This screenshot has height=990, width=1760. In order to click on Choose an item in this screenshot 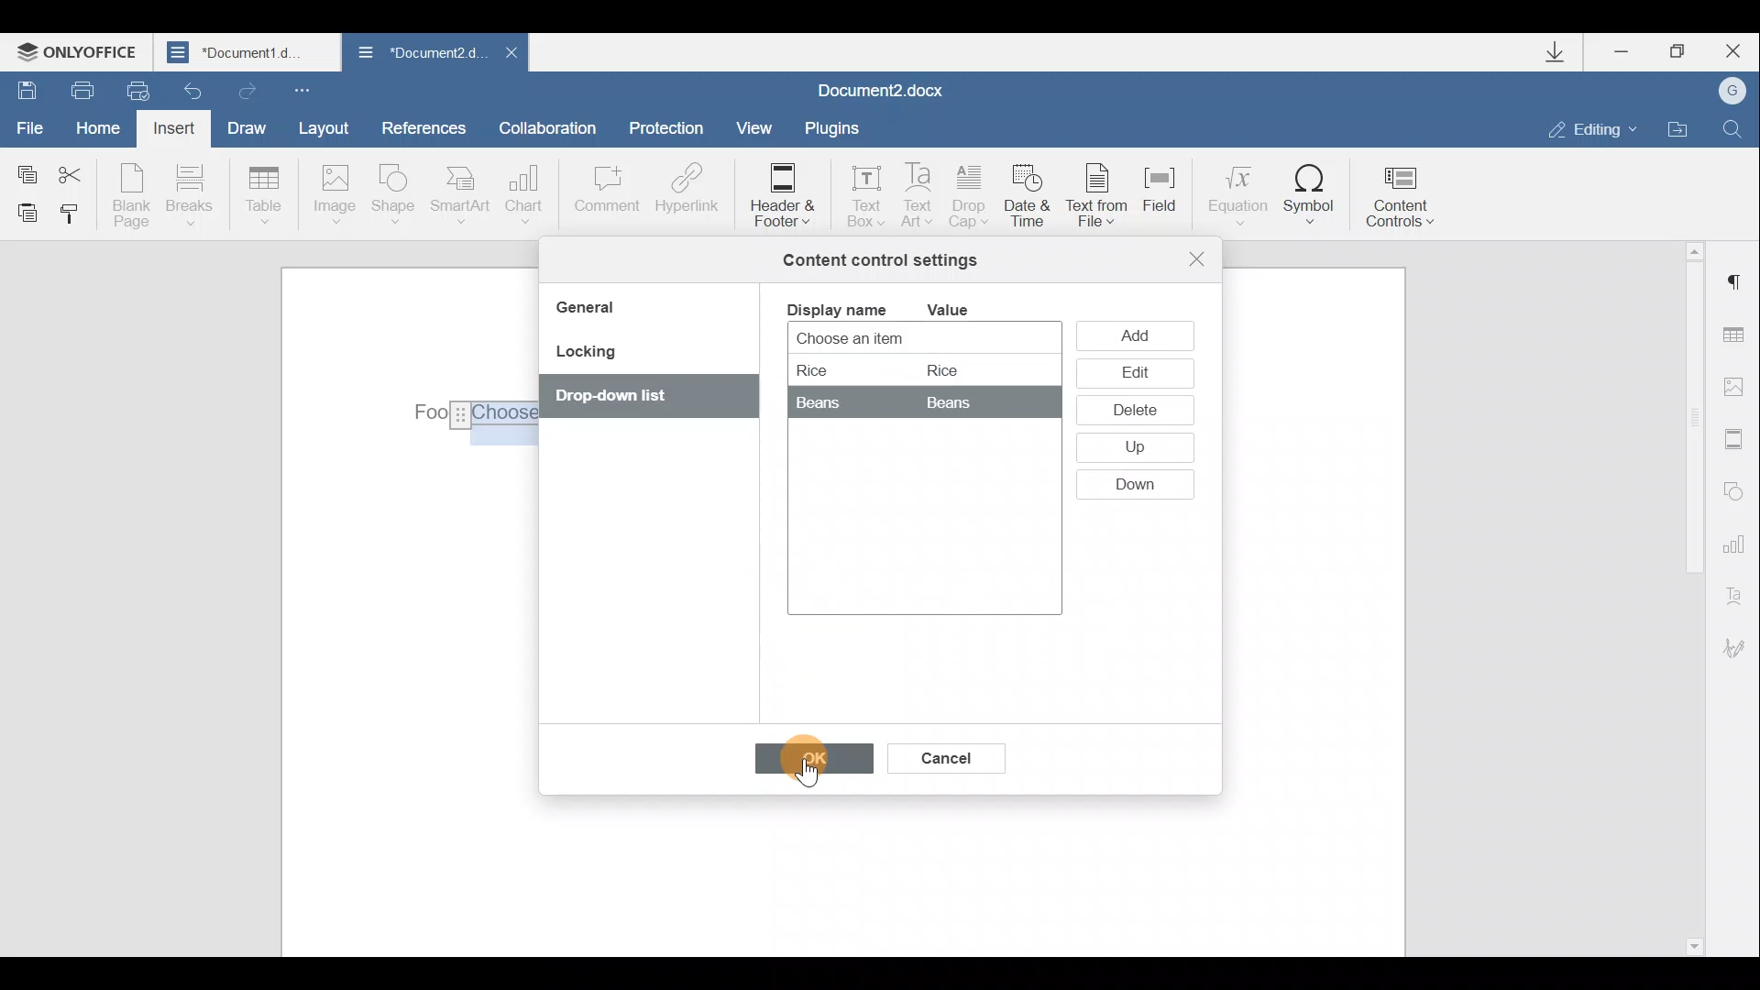, I will do `click(895, 340)`.